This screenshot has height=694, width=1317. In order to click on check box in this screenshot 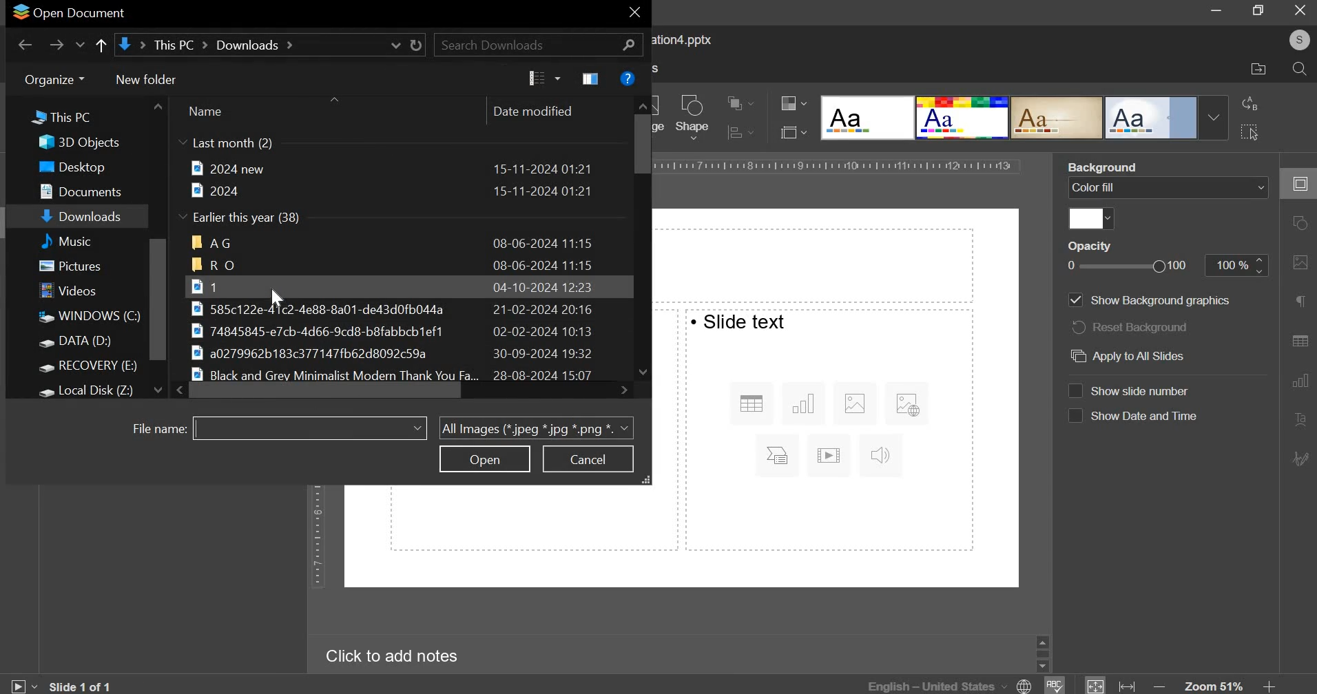, I will do `click(1074, 390)`.